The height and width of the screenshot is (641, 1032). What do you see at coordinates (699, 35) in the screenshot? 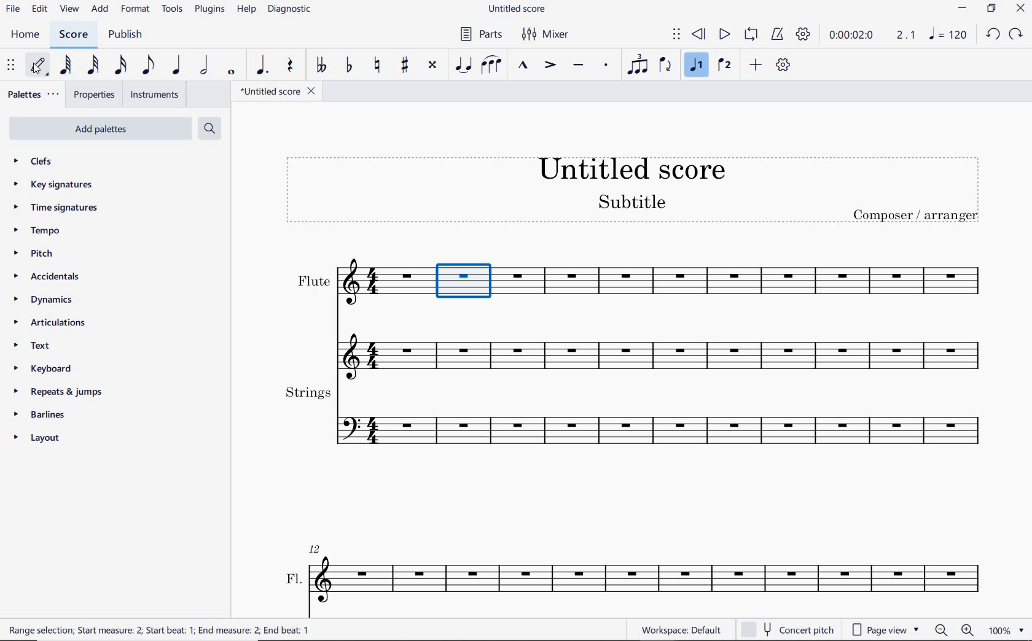
I see `REWIND` at bounding box center [699, 35].